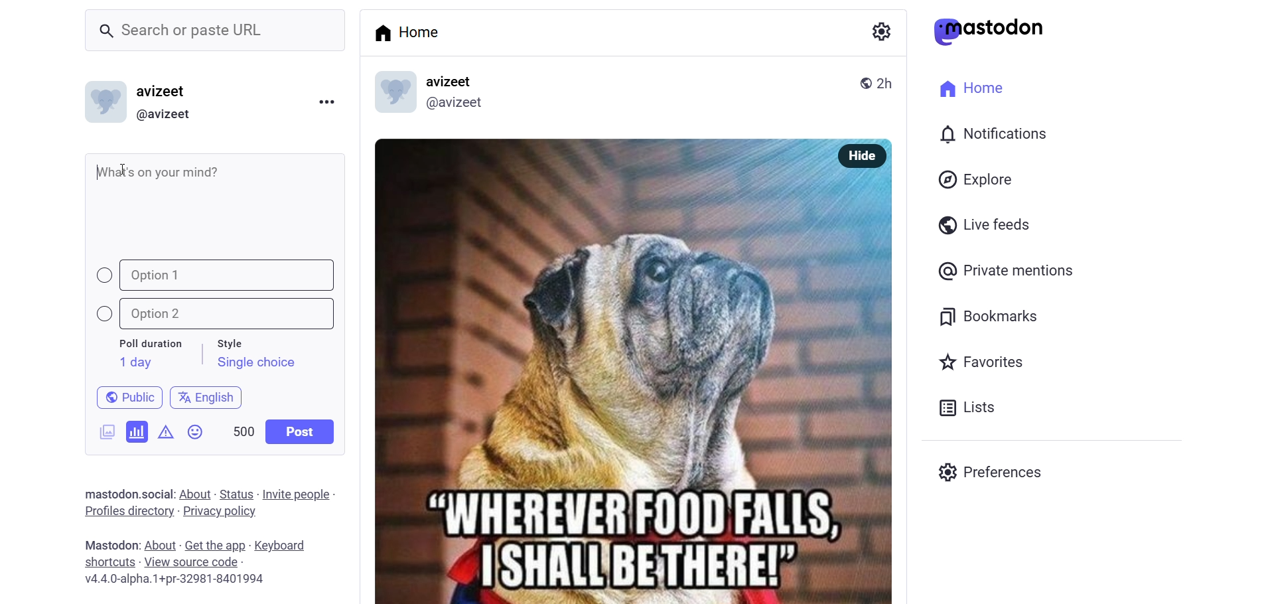 The height and width of the screenshot is (604, 1266). What do you see at coordinates (994, 470) in the screenshot?
I see `preferences` at bounding box center [994, 470].